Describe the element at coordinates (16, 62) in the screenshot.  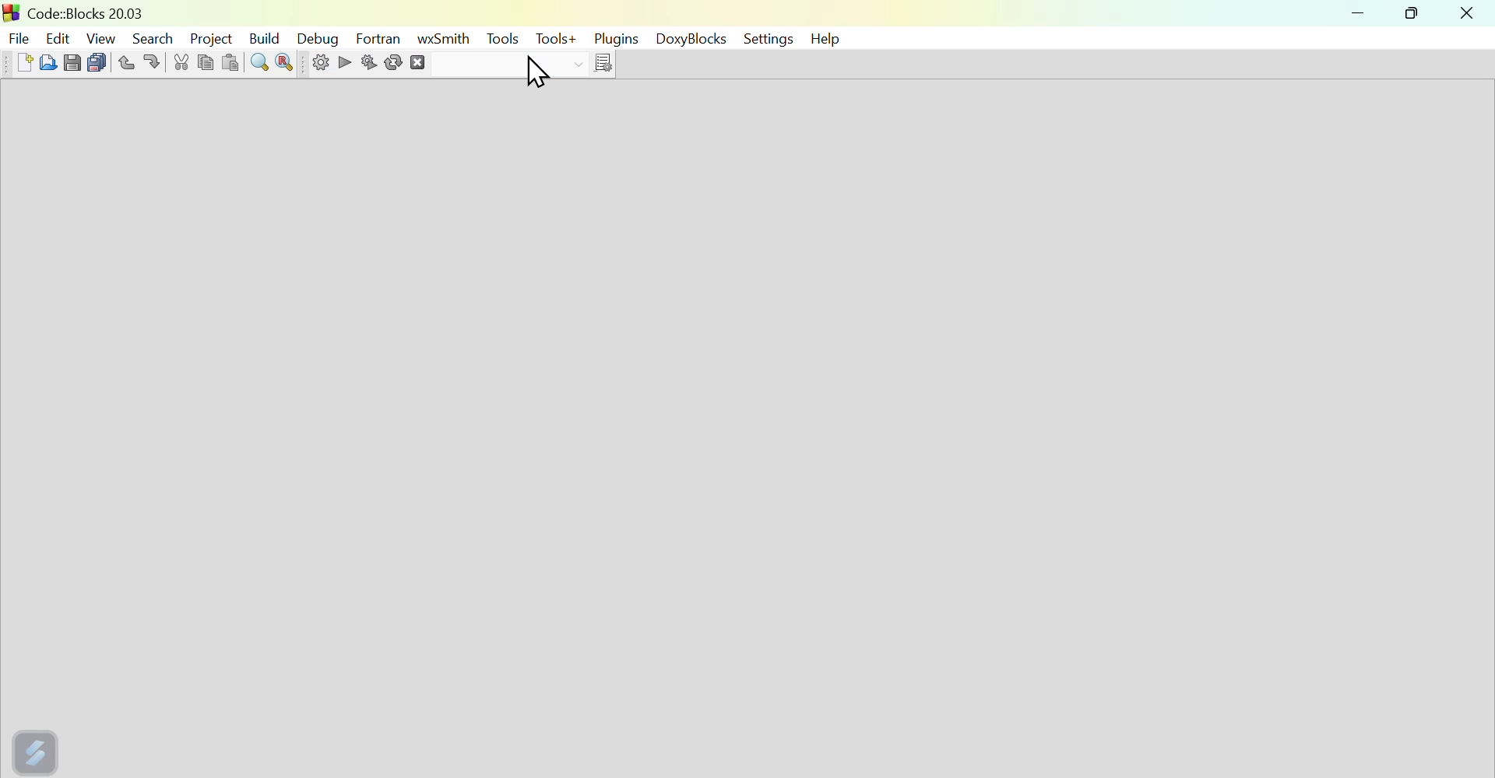
I see `new` at that location.